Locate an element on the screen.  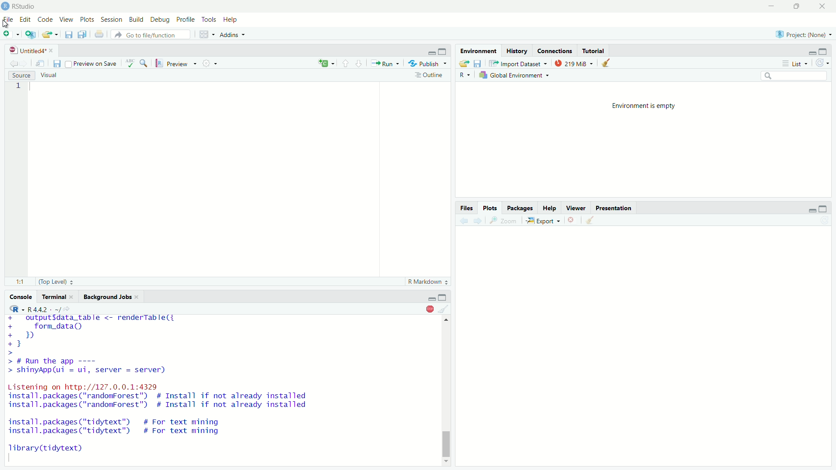
global environment is located at coordinates (516, 76).